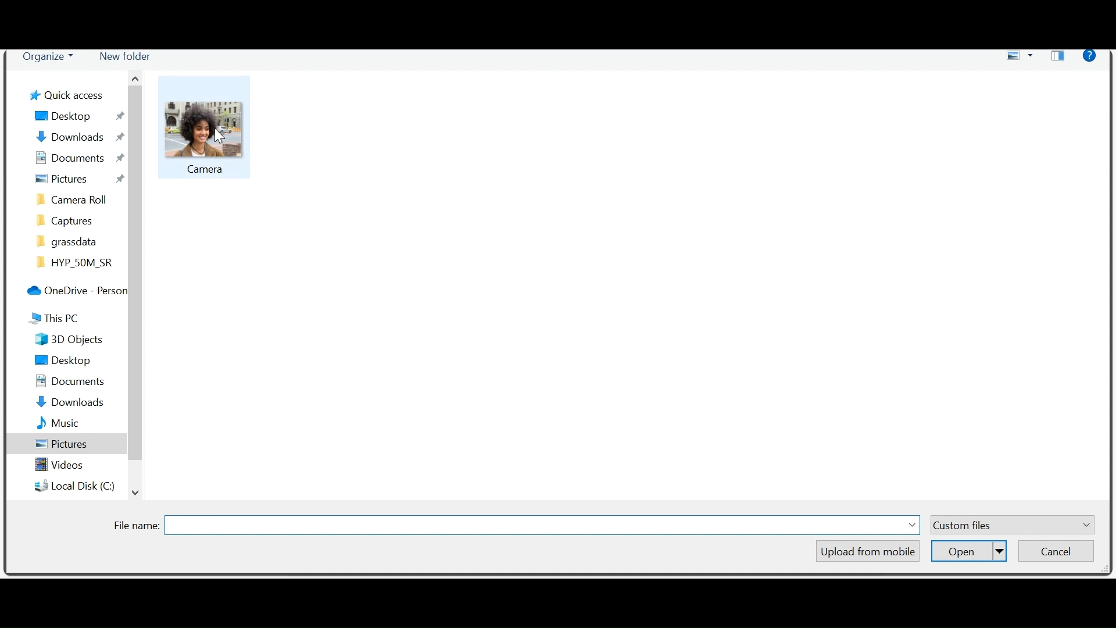 This screenshot has height=628, width=1116. I want to click on Upload from mobile, so click(867, 550).